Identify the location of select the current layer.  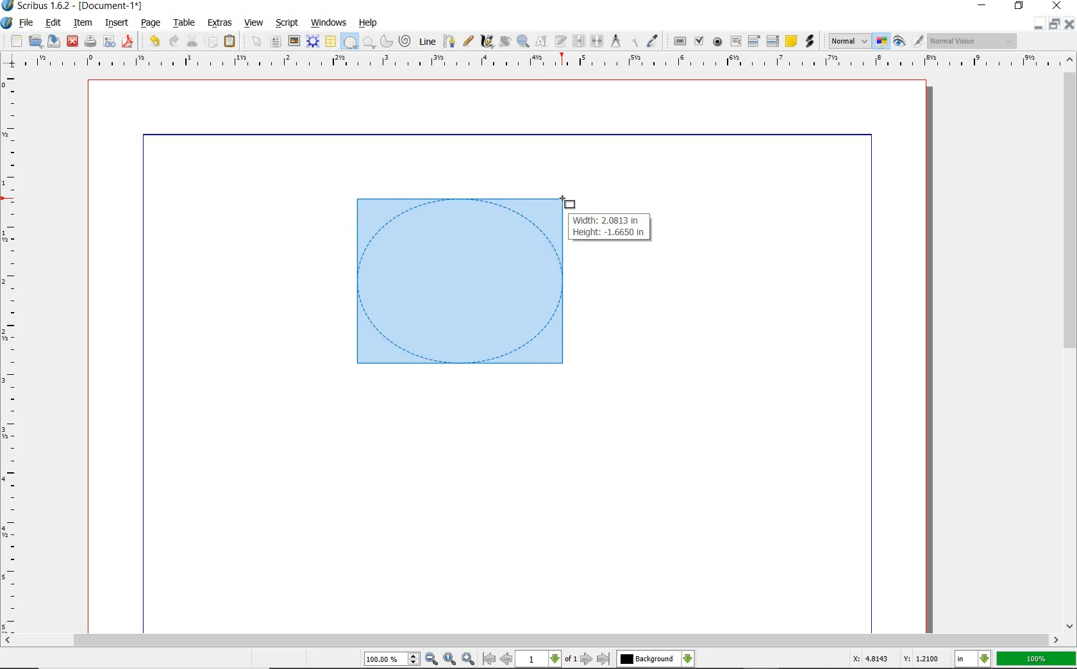
(688, 659).